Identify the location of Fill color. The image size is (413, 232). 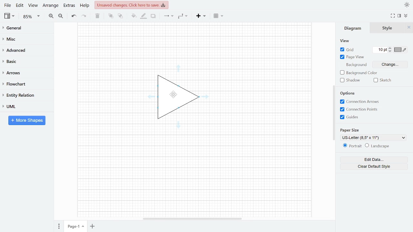
(133, 16).